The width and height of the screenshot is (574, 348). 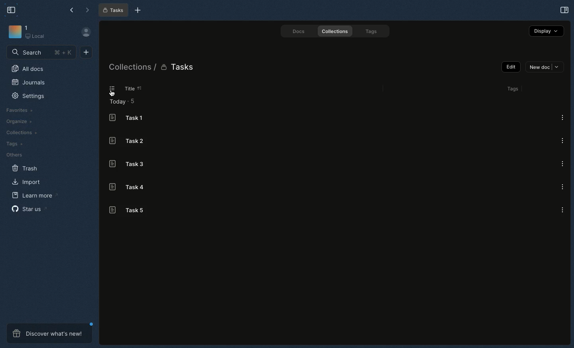 What do you see at coordinates (29, 34) in the screenshot?
I see `Workspace` at bounding box center [29, 34].